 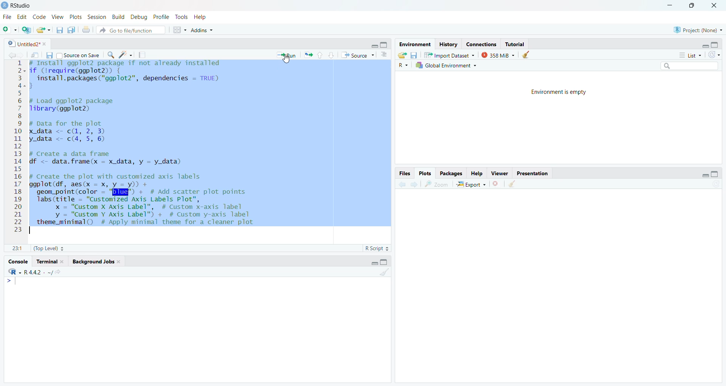 I want to click on zoom, so click(x=437, y=185).